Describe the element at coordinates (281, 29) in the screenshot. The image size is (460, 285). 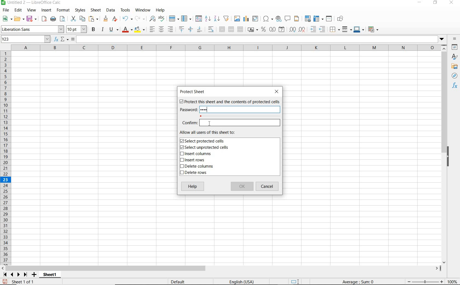
I see `FORMAT AS DATE` at that location.